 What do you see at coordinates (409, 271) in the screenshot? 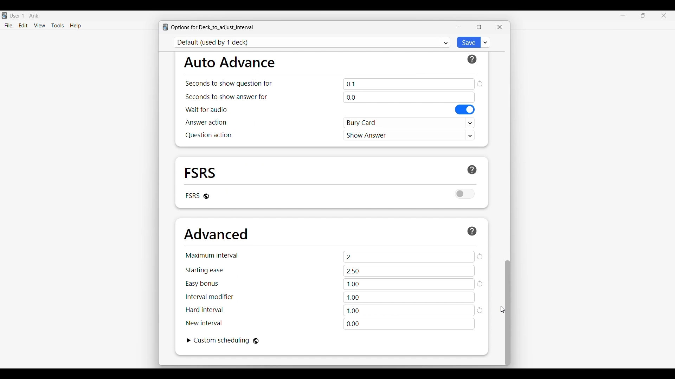
I see `2.50` at bounding box center [409, 271].